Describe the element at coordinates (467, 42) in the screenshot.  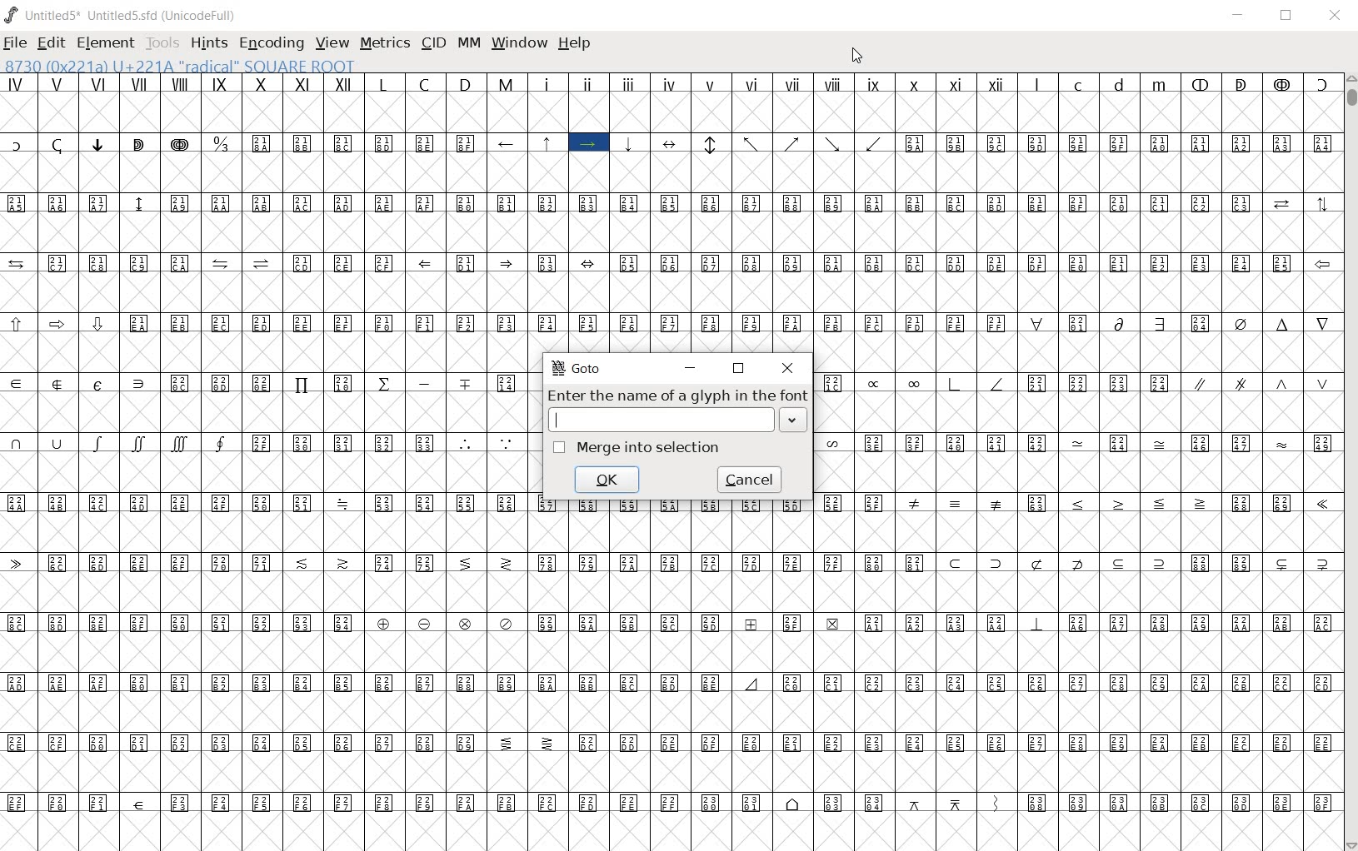
I see `MM` at that location.